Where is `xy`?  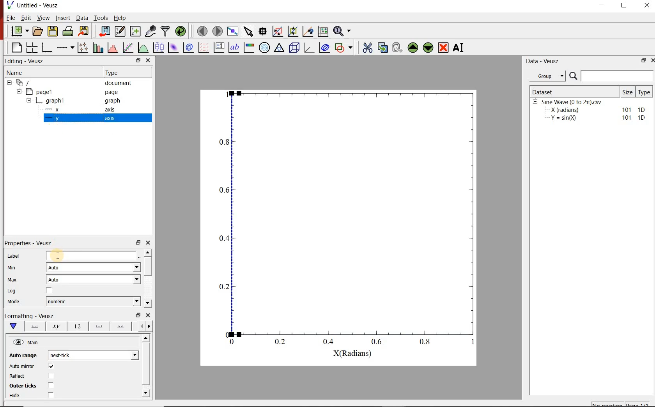
xy is located at coordinates (55, 326).